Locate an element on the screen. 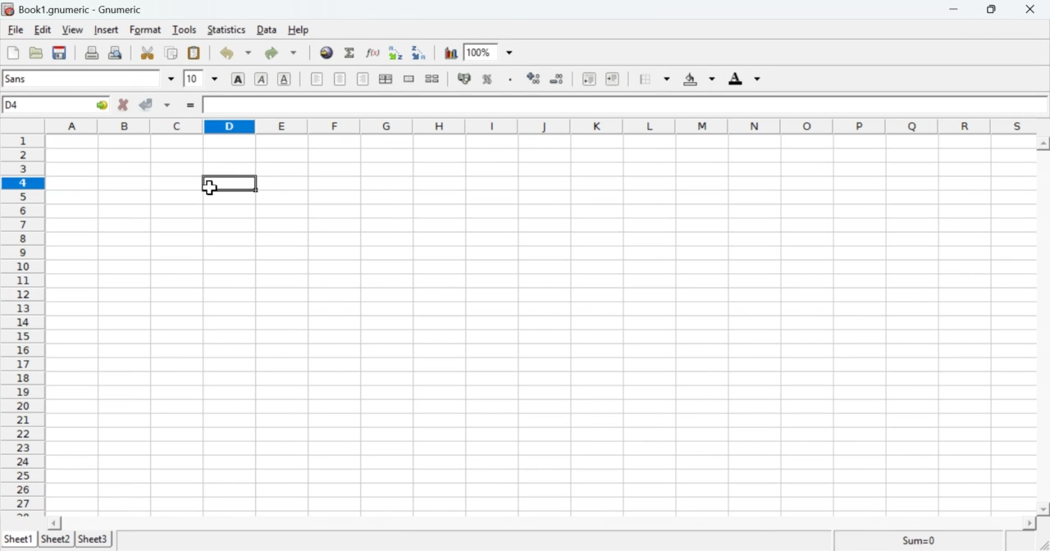  Undo is located at coordinates (235, 53).